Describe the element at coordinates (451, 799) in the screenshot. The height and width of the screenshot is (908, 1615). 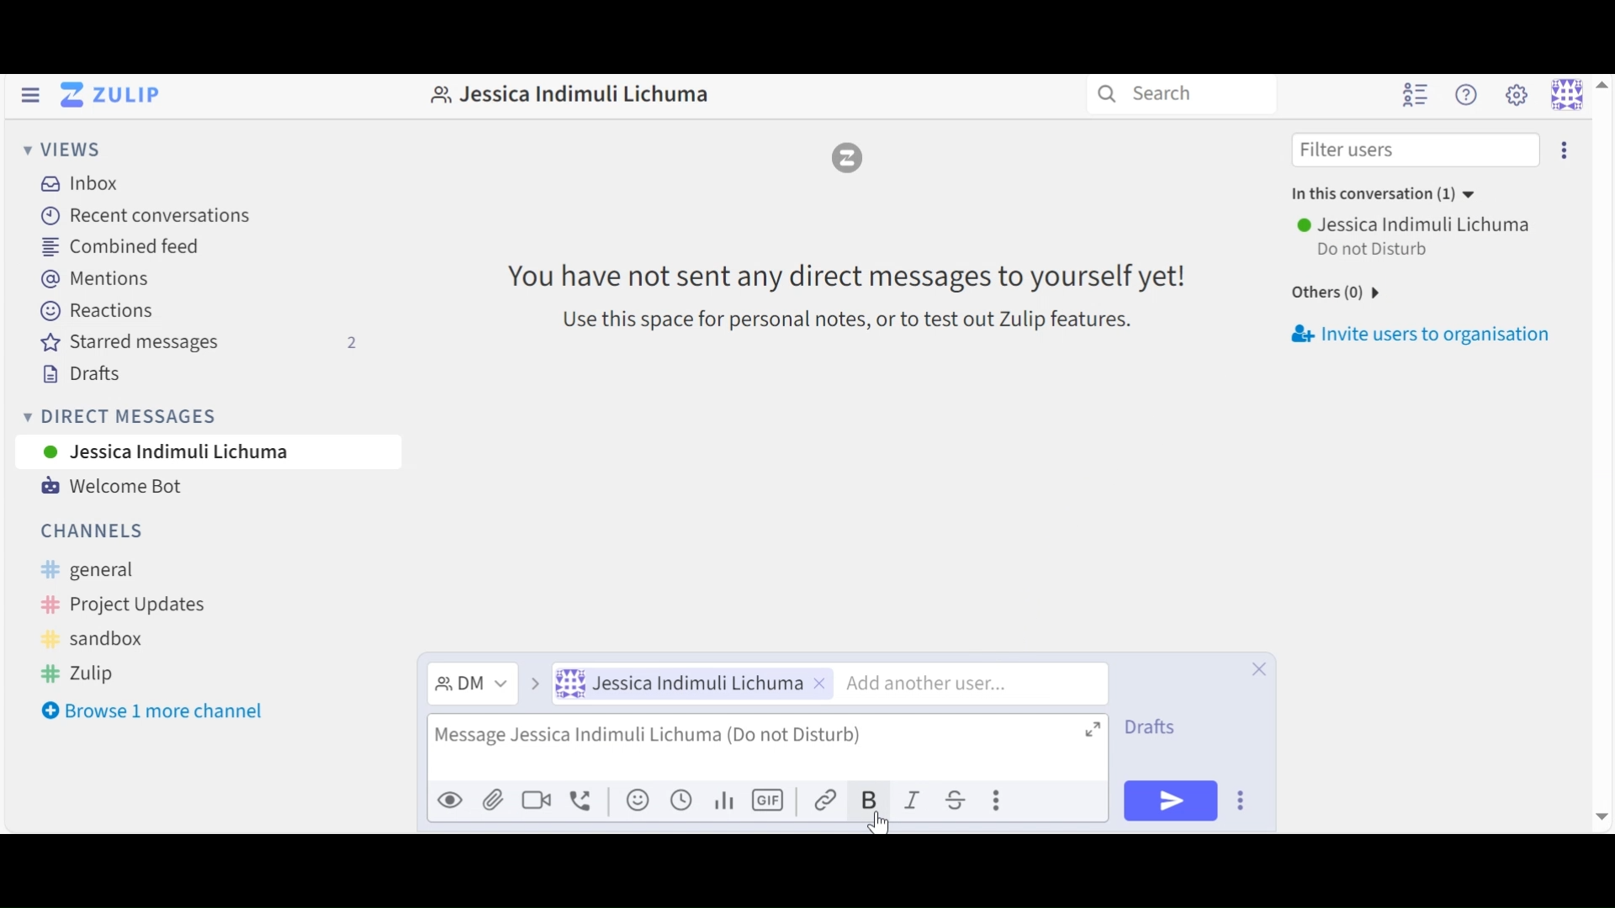
I see `Preview` at that location.